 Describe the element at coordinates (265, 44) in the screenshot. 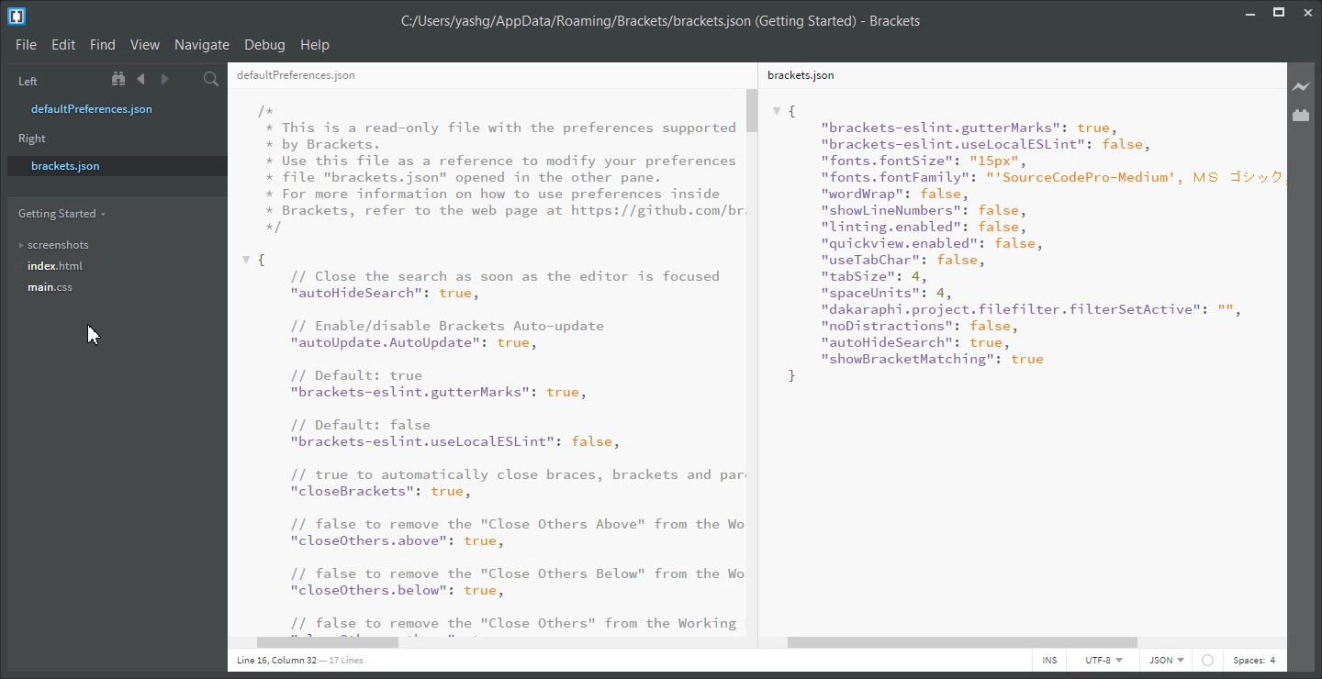

I see `Debug` at that location.